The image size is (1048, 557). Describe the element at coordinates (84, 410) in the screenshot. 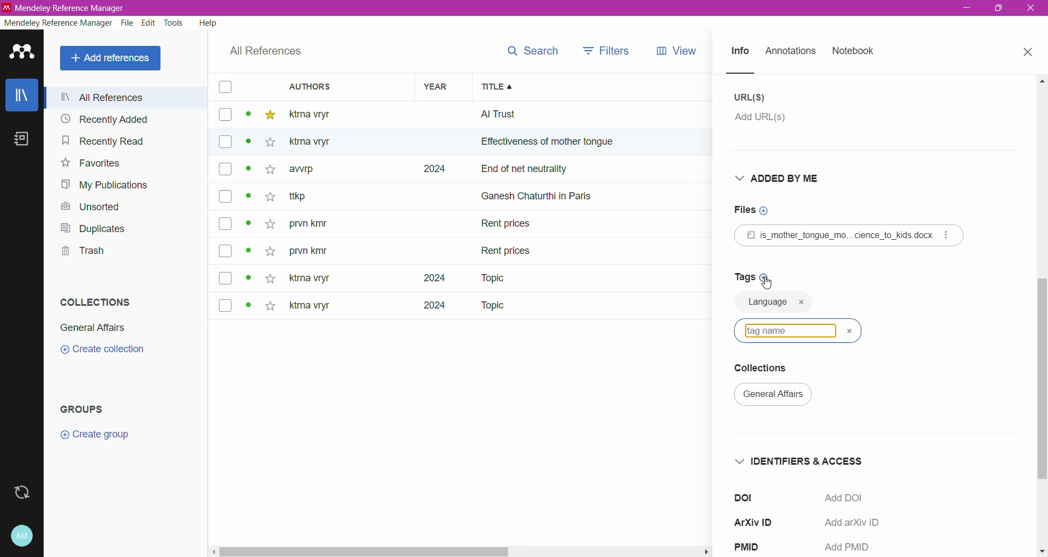

I see `Groups` at that location.